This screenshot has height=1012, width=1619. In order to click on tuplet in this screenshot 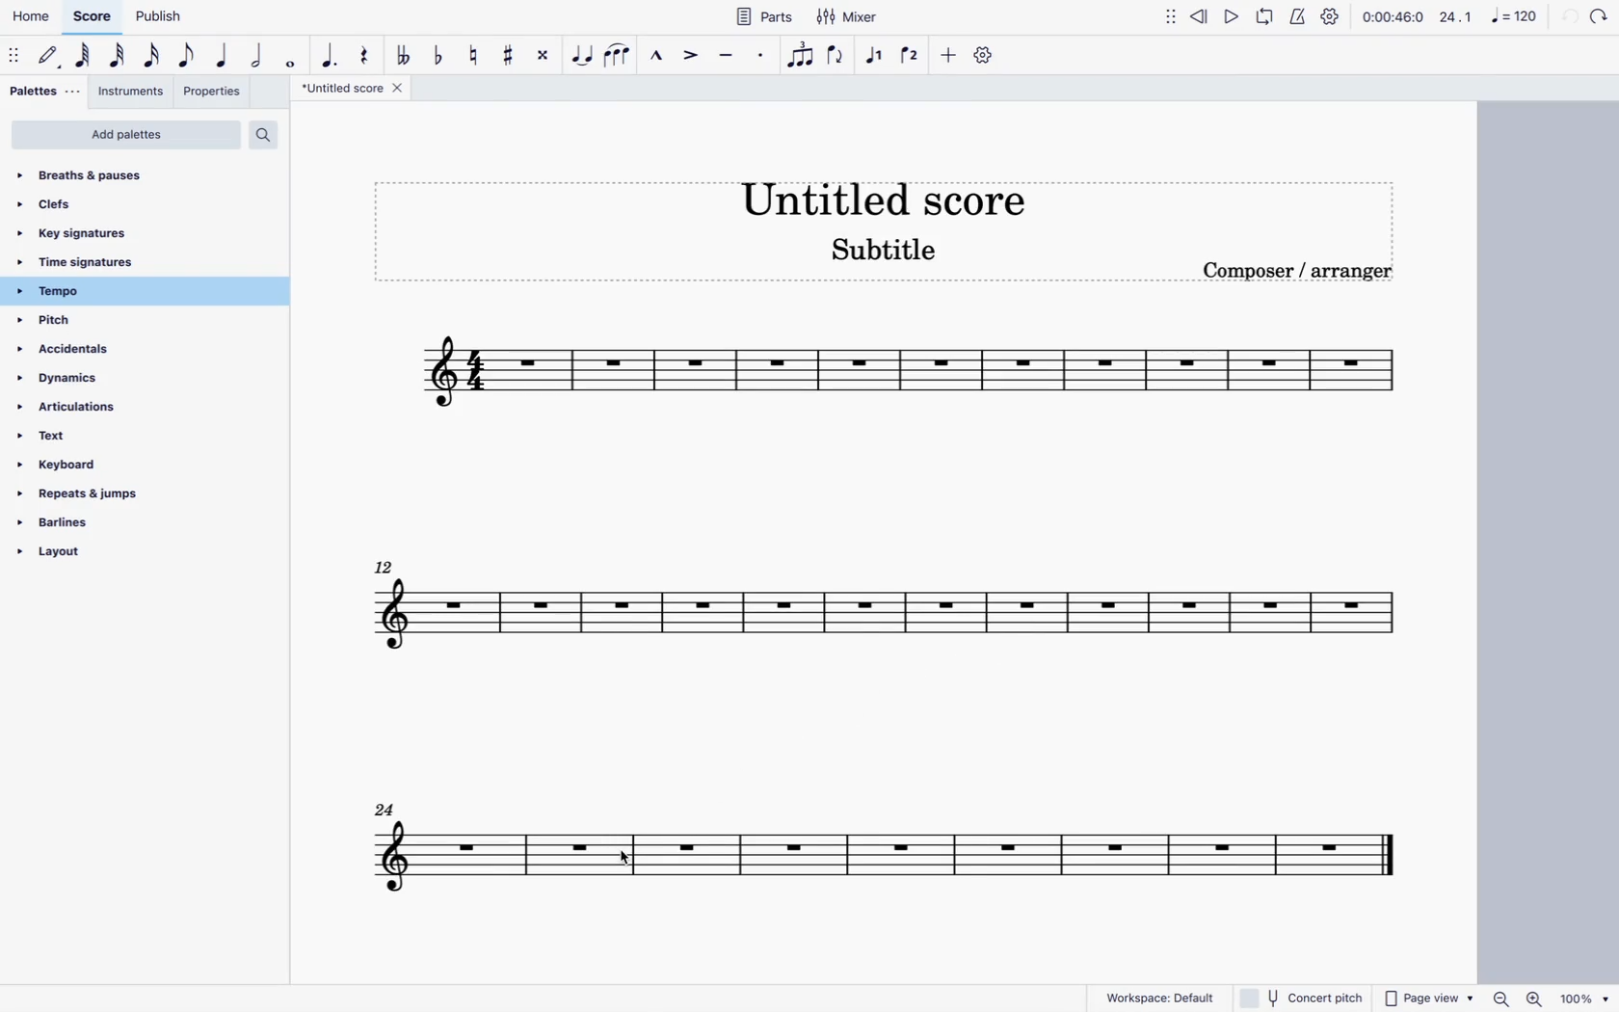, I will do `click(800, 56)`.